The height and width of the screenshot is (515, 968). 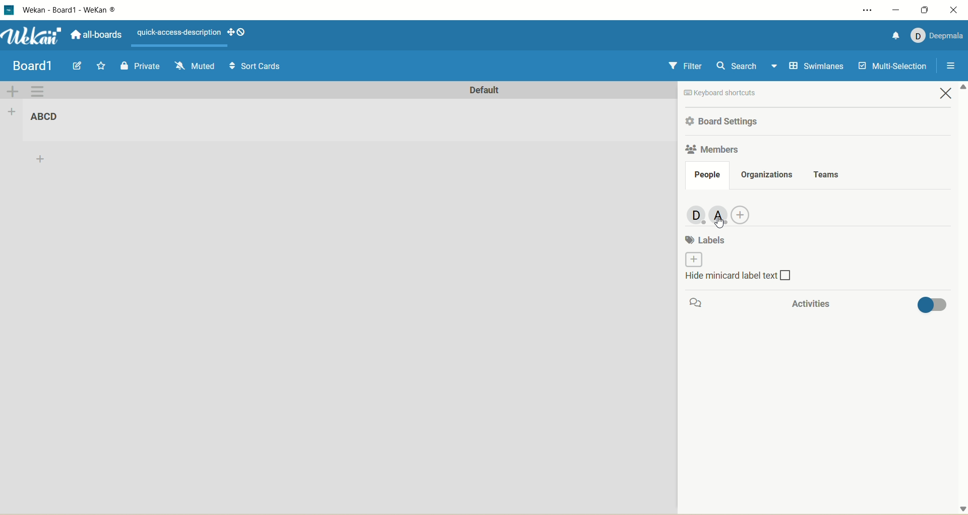 I want to click on organizations, so click(x=768, y=174).